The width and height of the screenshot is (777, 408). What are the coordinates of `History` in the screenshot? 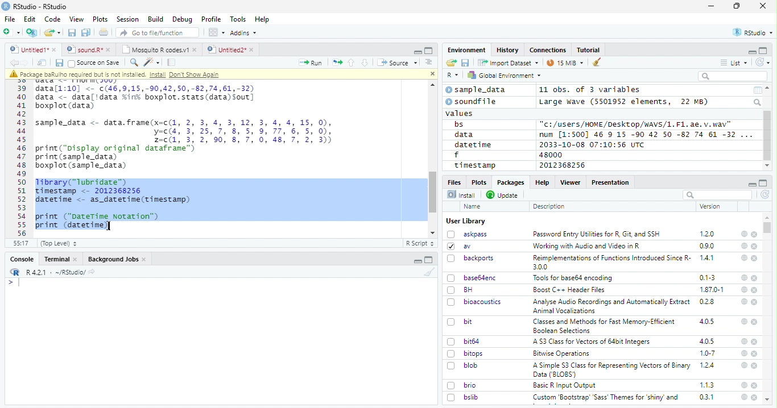 It's located at (508, 50).